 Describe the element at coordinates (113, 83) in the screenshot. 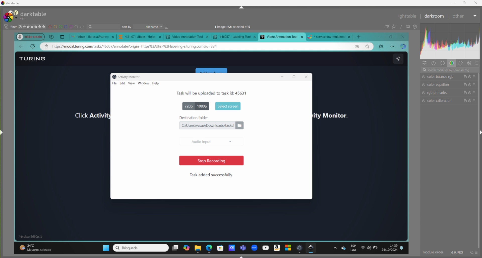

I see `file` at that location.